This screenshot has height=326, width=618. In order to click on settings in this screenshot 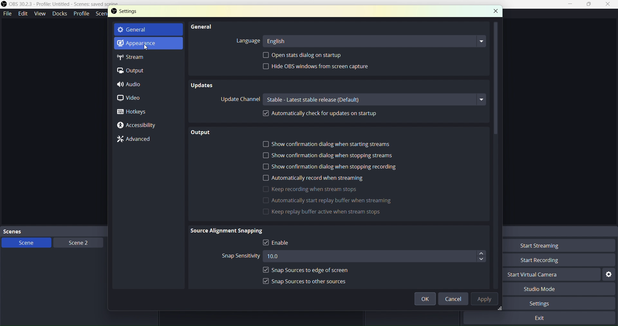, I will do `click(136, 12)`.